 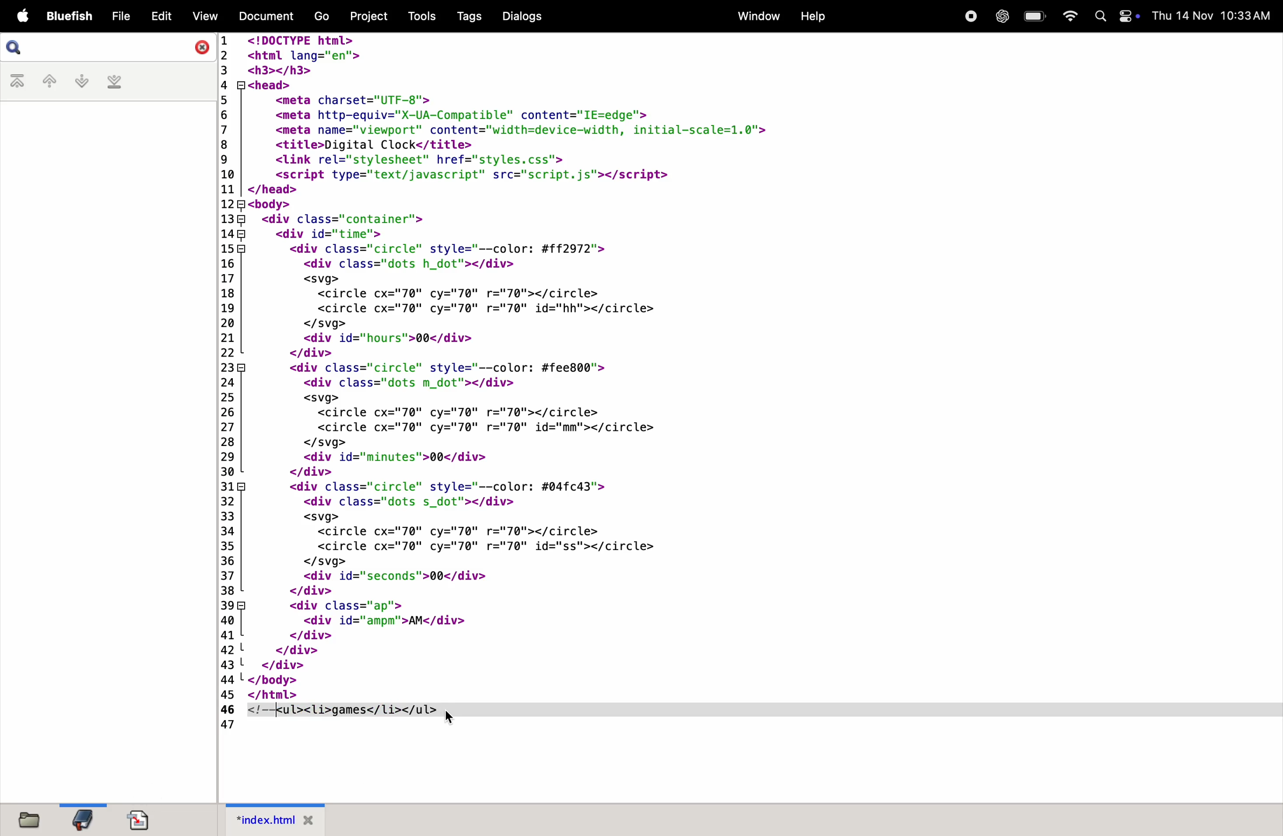 What do you see at coordinates (115, 83) in the screenshot?
I see `last bookmark` at bounding box center [115, 83].